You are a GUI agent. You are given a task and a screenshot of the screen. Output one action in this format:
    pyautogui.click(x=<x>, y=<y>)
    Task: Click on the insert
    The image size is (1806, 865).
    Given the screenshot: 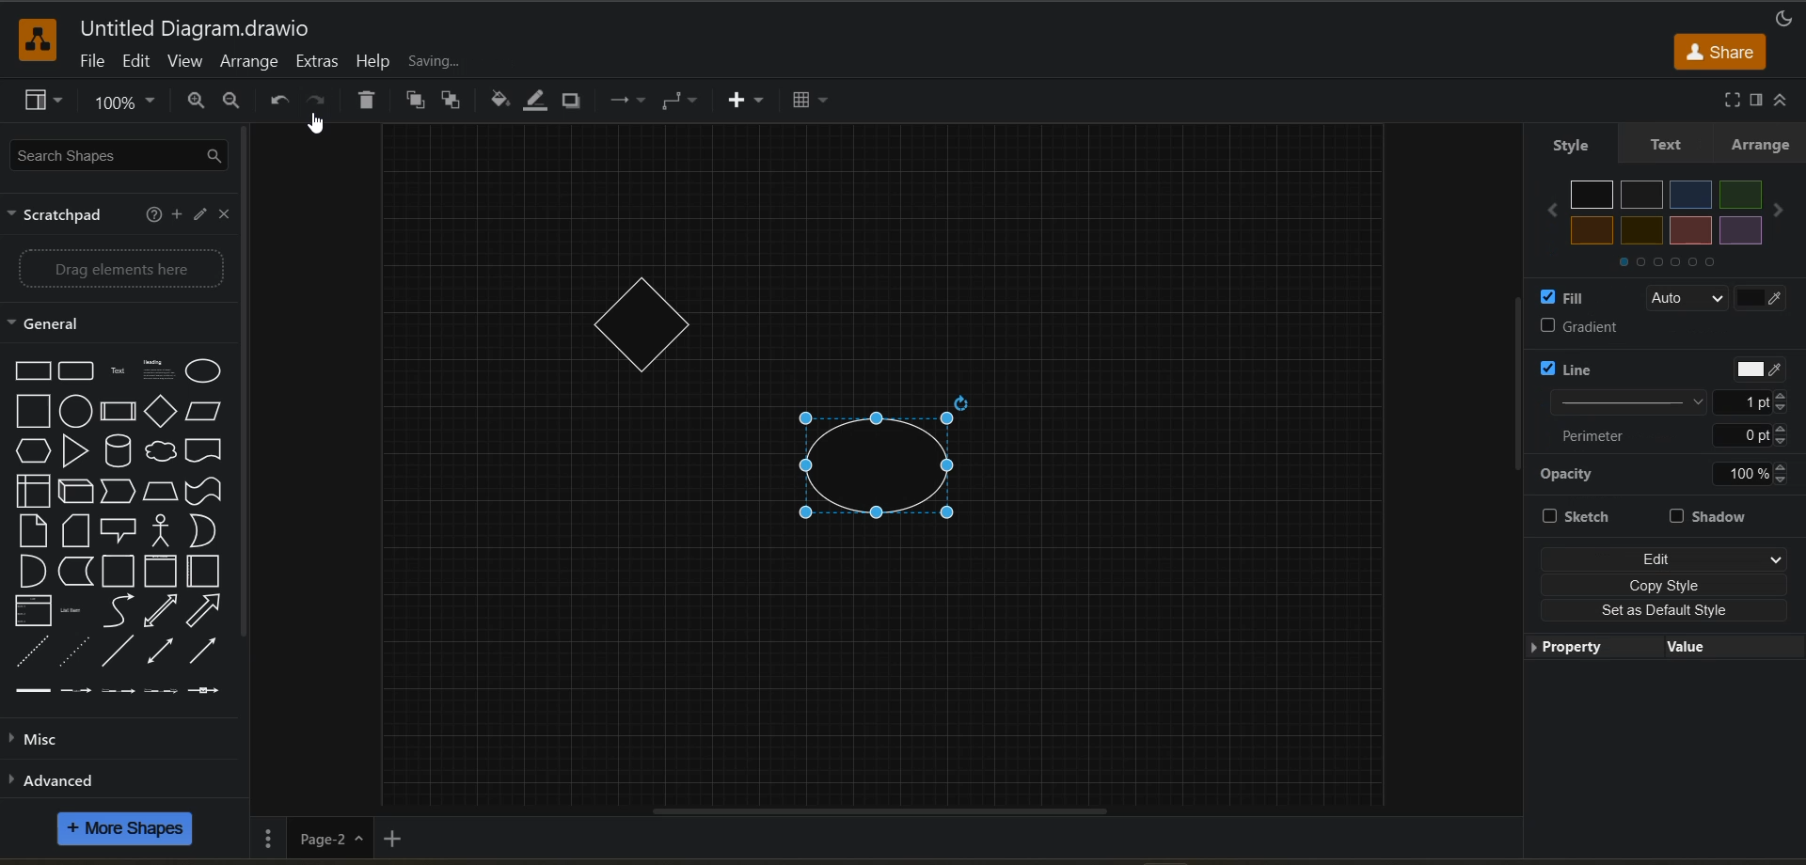 What is the action you would take?
    pyautogui.click(x=751, y=102)
    